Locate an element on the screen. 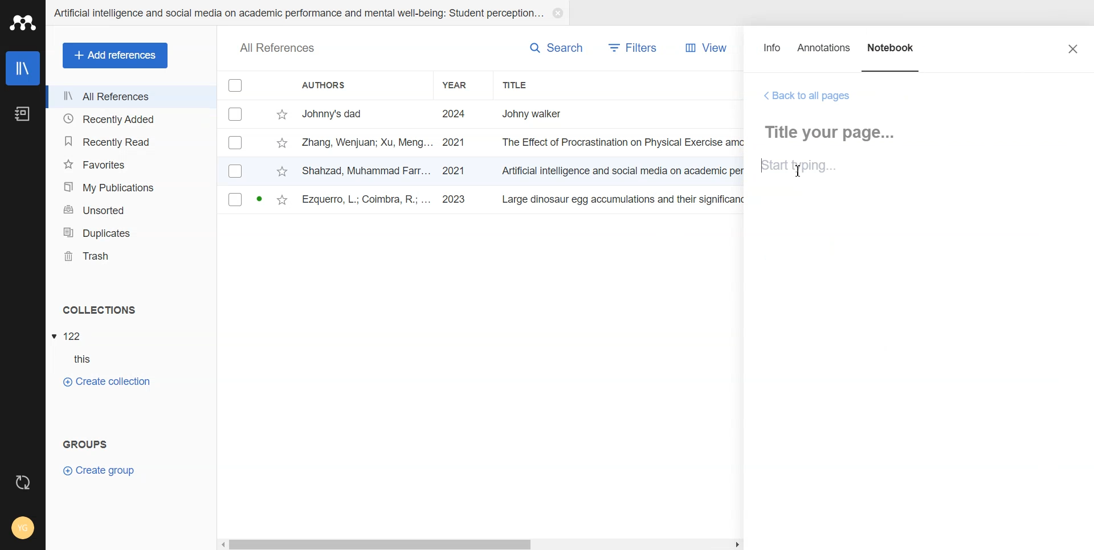 Image resolution: width=1094 pixels, height=550 pixels. Favorites is located at coordinates (130, 165).